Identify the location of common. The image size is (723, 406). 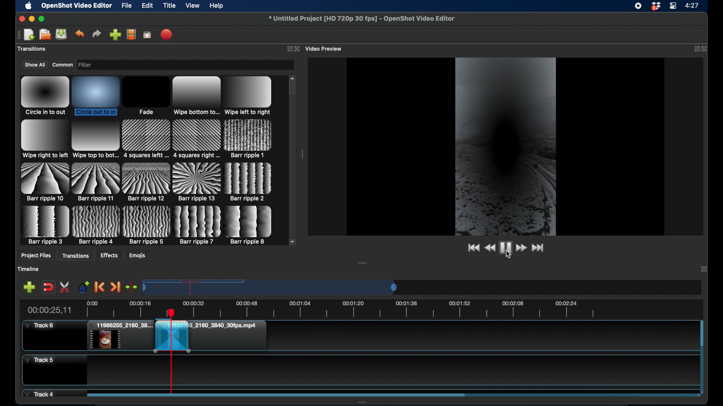
(63, 64).